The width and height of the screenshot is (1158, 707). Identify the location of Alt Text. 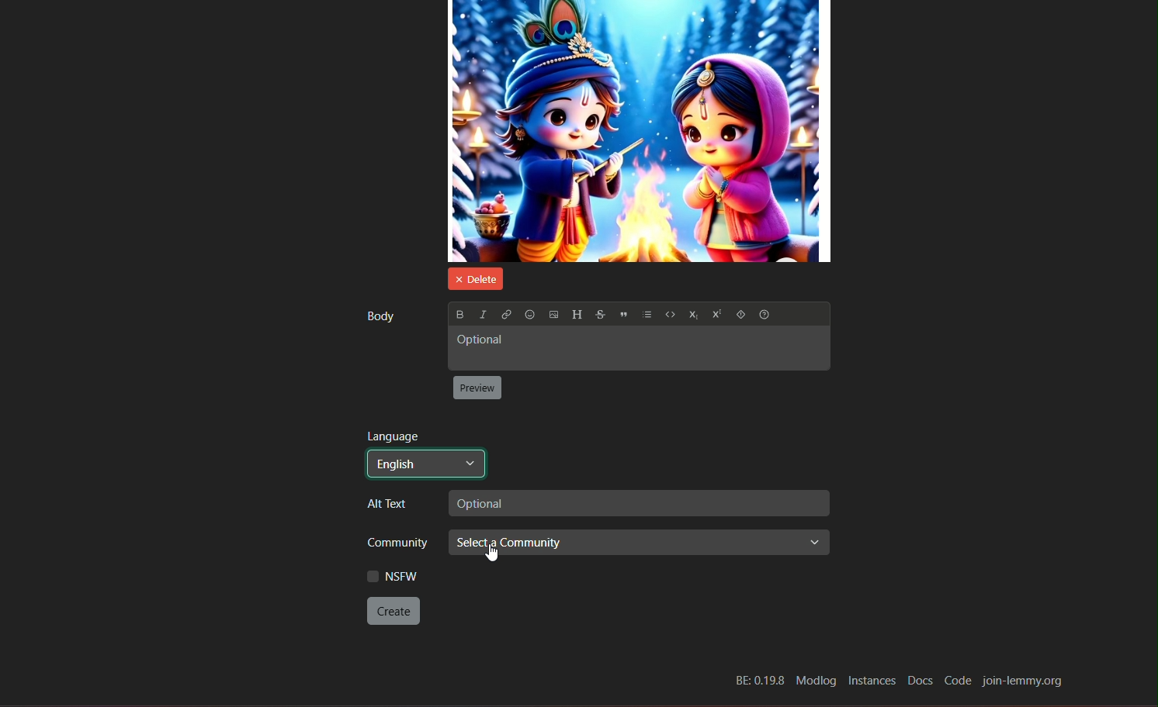
(392, 505).